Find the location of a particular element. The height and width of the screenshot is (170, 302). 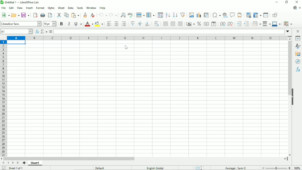

Redo is located at coordinates (113, 15).